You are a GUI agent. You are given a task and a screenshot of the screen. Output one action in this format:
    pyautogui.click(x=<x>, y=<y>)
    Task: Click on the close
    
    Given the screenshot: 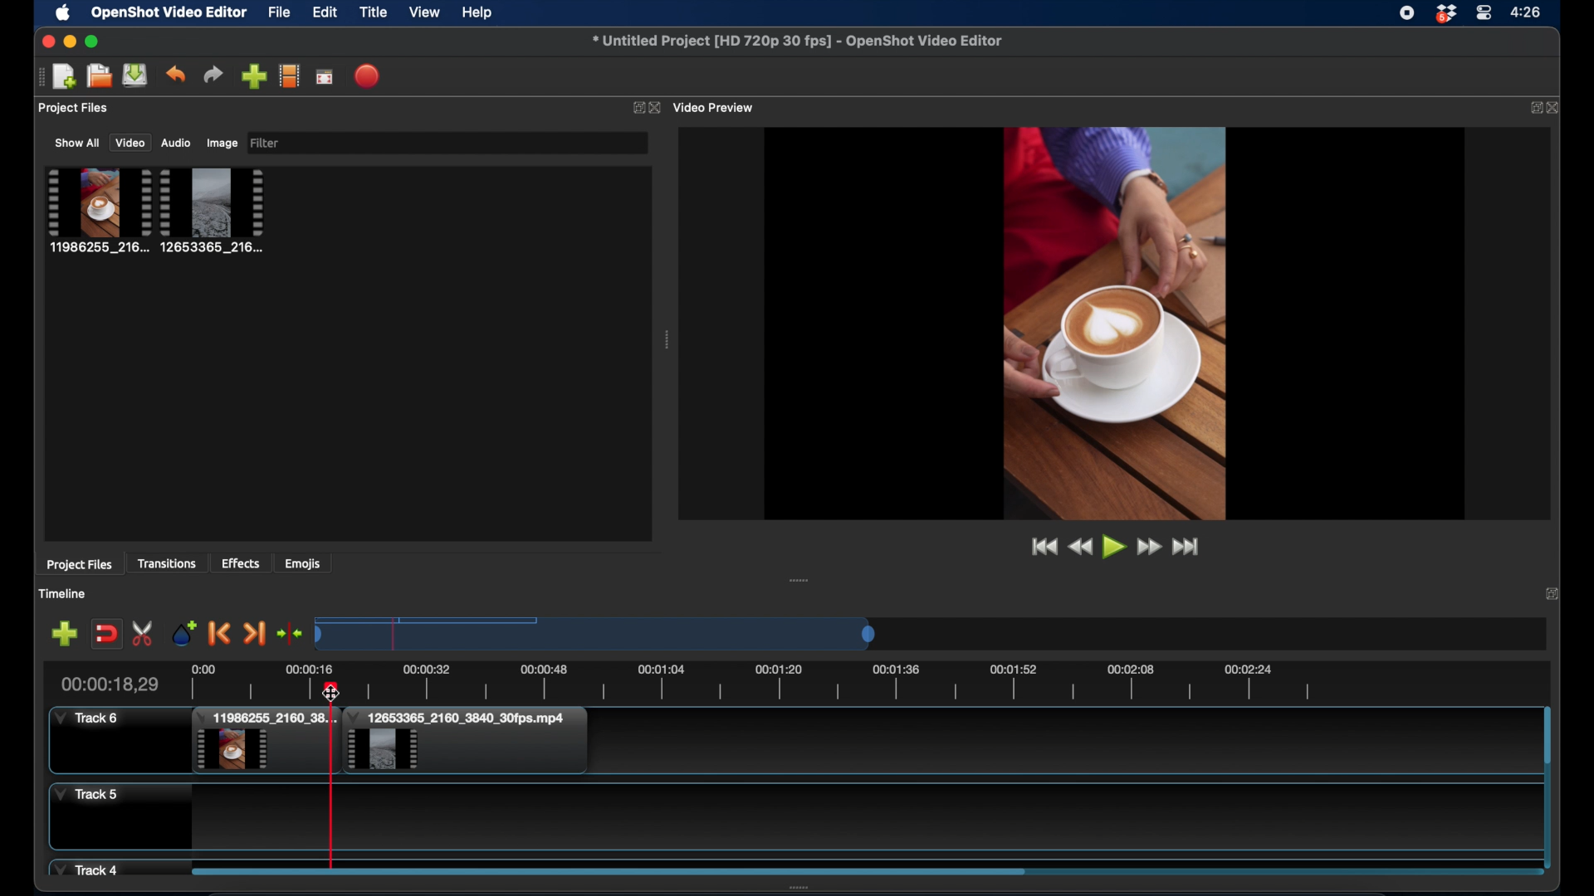 What is the action you would take?
    pyautogui.click(x=45, y=41)
    